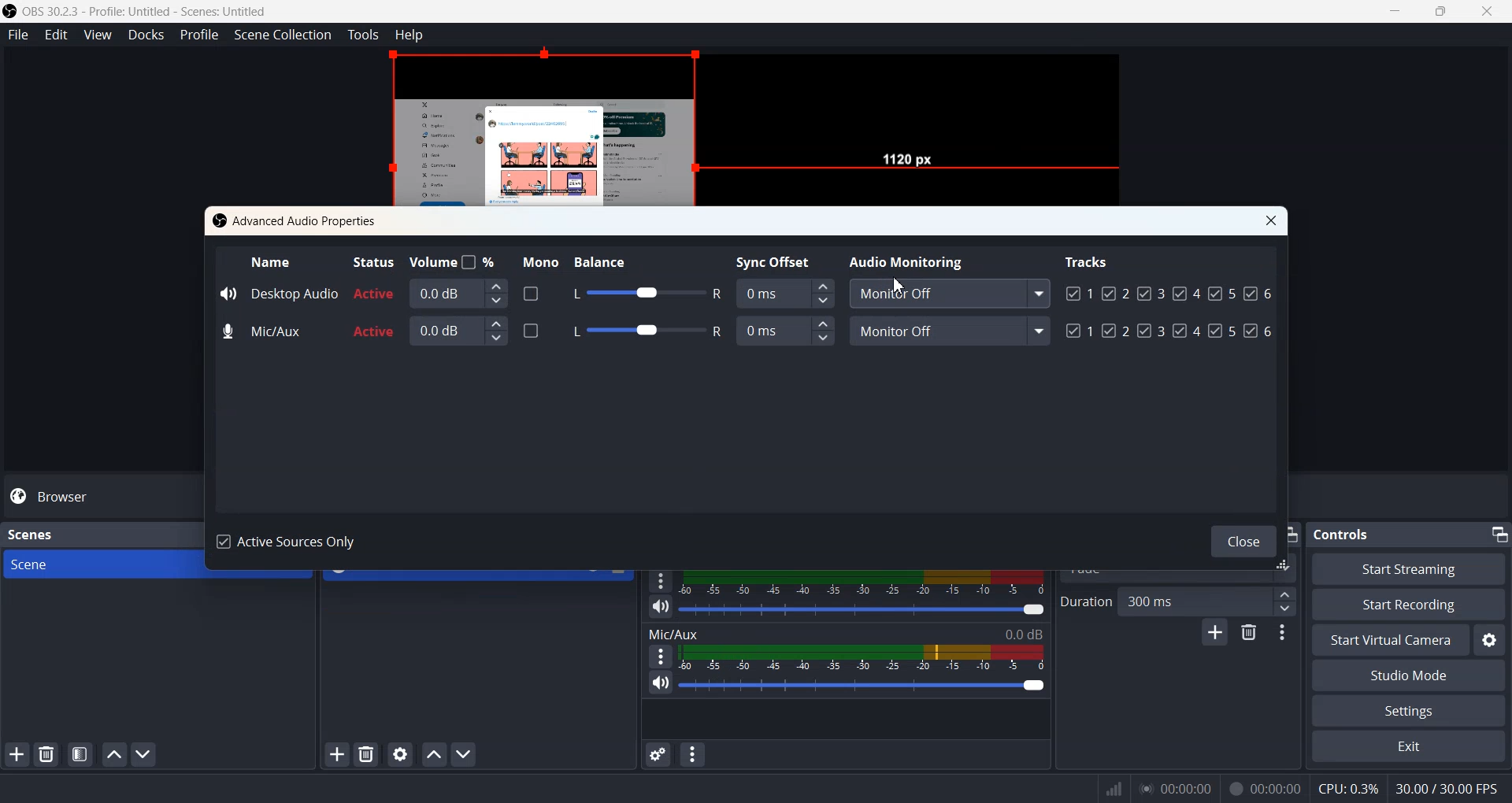  What do you see at coordinates (1285, 635) in the screenshot?
I see `Transition properties` at bounding box center [1285, 635].